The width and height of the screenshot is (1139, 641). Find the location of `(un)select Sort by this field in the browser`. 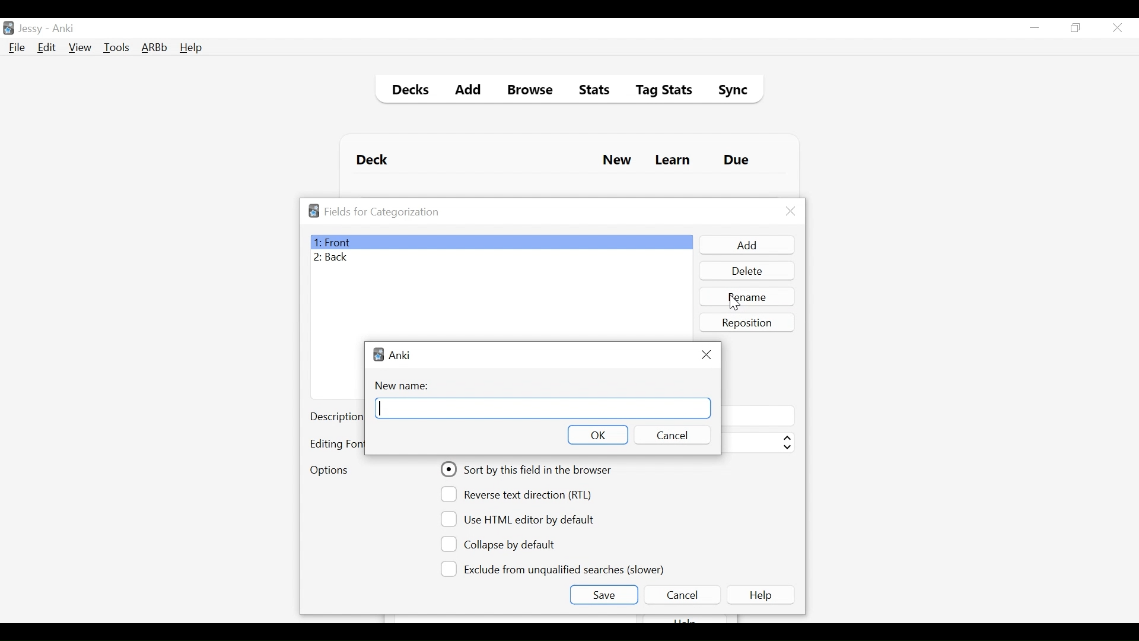

(un)select Sort by this field in the browser is located at coordinates (528, 469).